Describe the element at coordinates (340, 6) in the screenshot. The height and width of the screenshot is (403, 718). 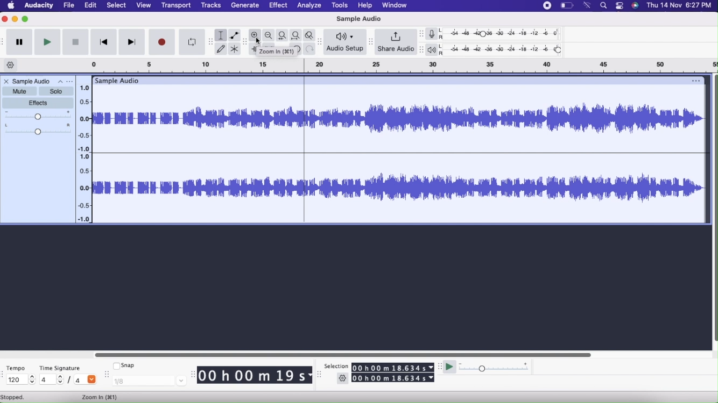
I see `Tools` at that location.